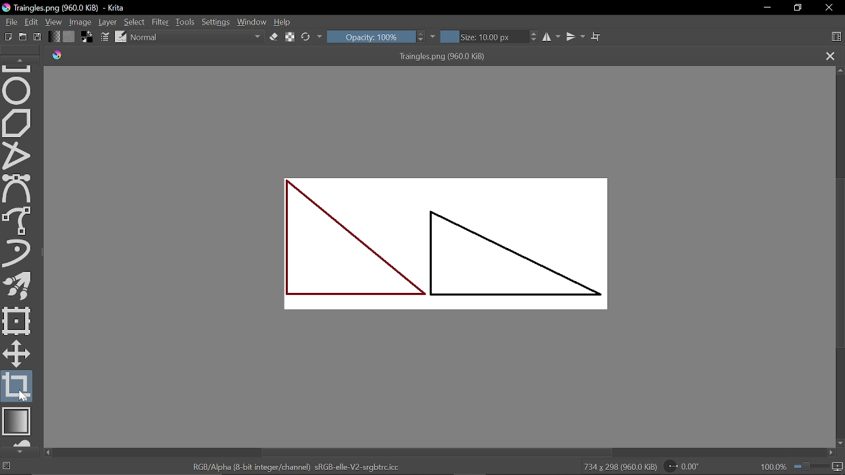 The width and height of the screenshot is (845, 475). Describe the element at coordinates (439, 453) in the screenshot. I see `Vertical scrollbar` at that location.